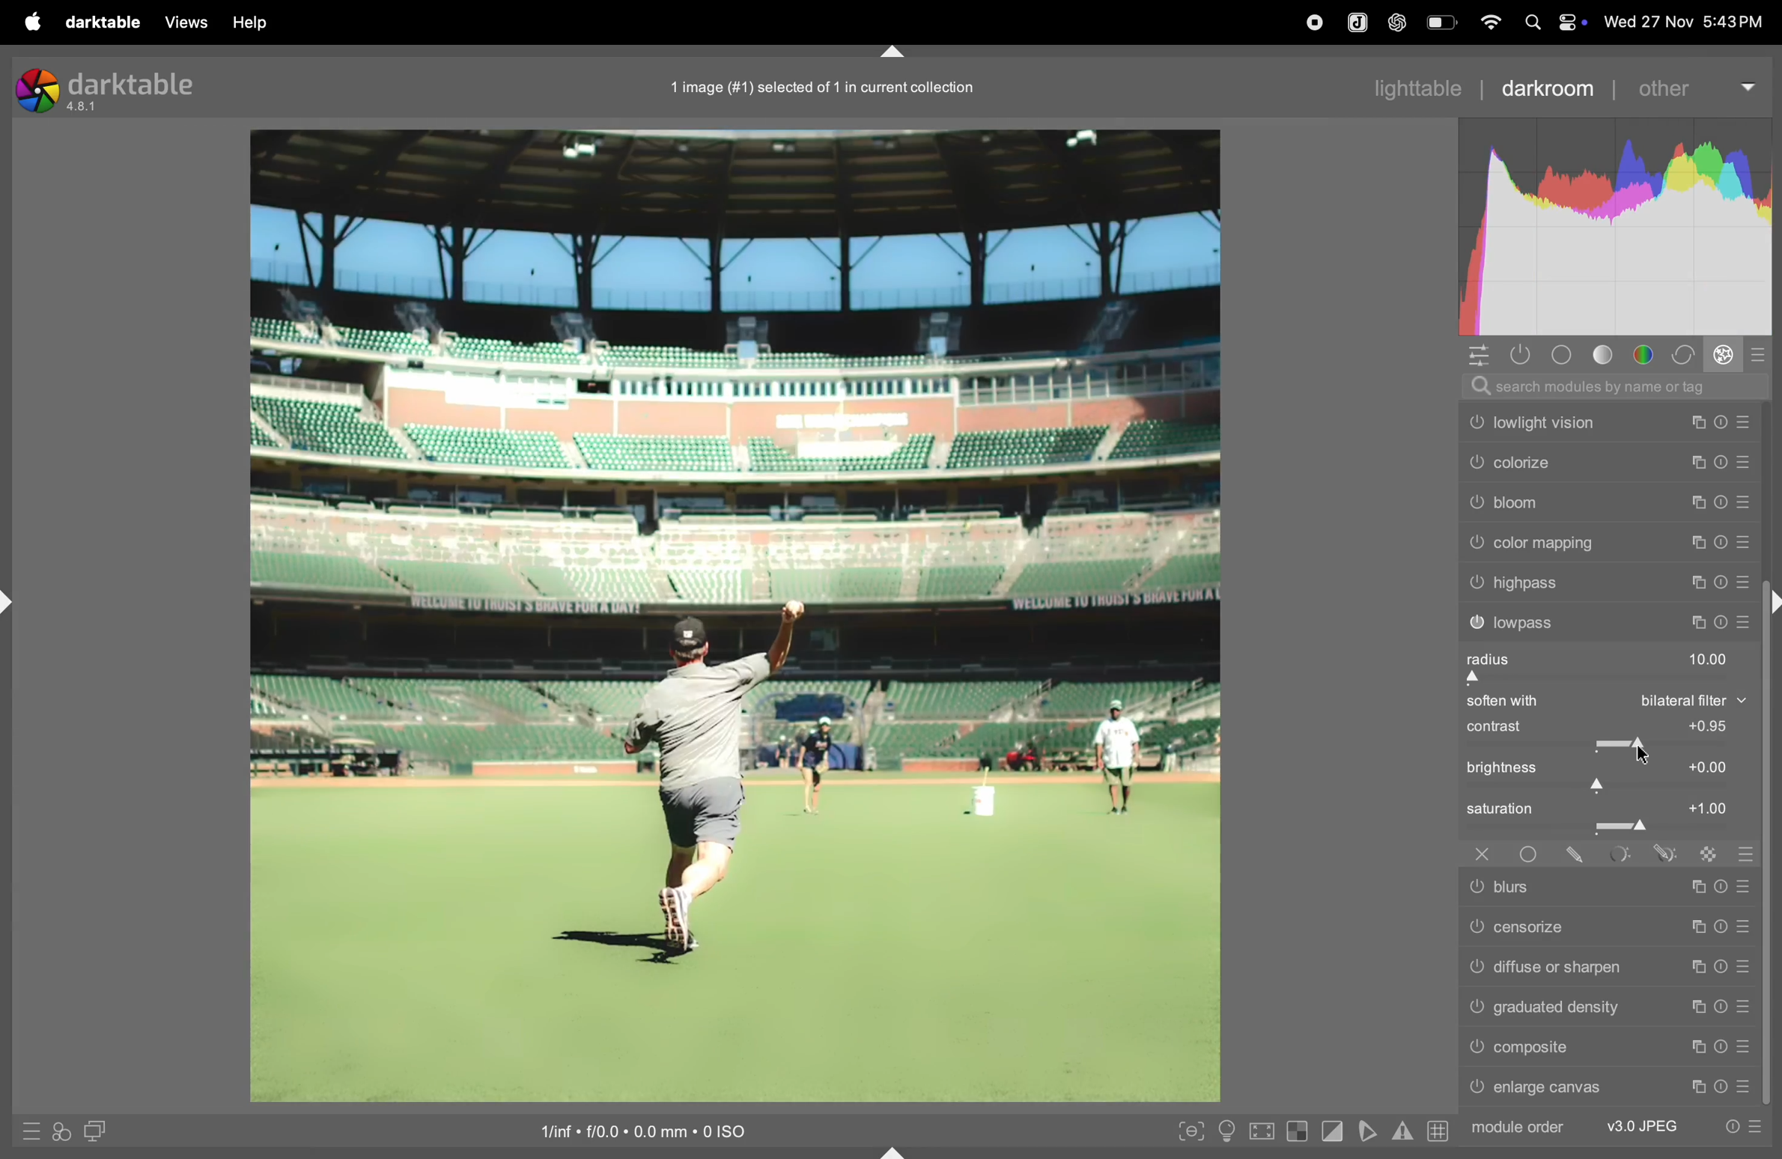 The width and height of the screenshot is (1782, 1159). What do you see at coordinates (1613, 385) in the screenshot?
I see `searchbar` at bounding box center [1613, 385].